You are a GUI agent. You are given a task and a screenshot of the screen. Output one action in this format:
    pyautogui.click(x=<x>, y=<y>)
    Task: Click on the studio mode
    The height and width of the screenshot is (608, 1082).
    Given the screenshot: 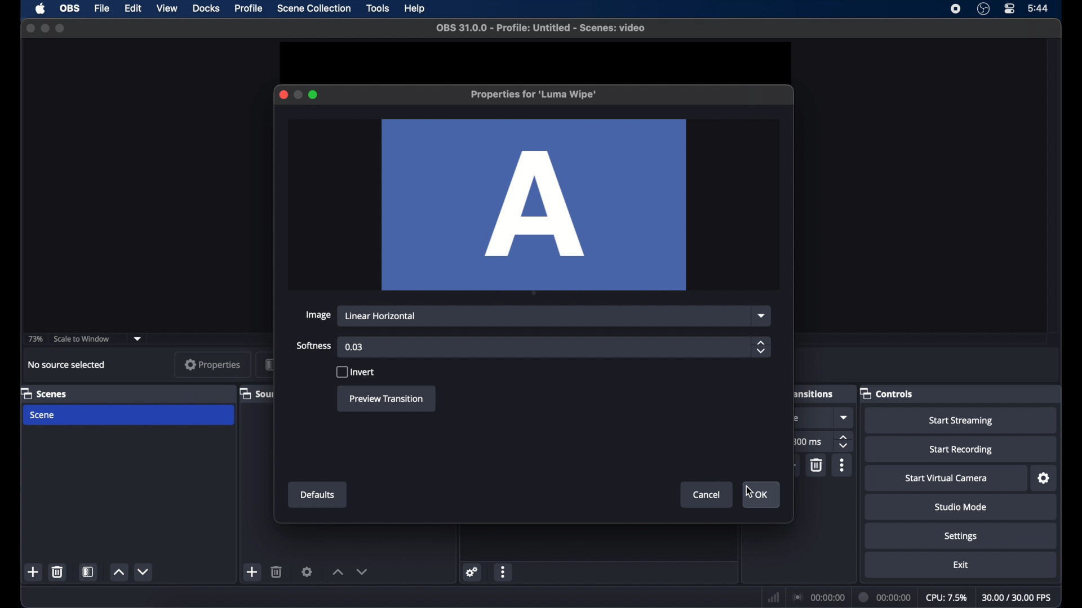 What is the action you would take?
    pyautogui.click(x=961, y=507)
    